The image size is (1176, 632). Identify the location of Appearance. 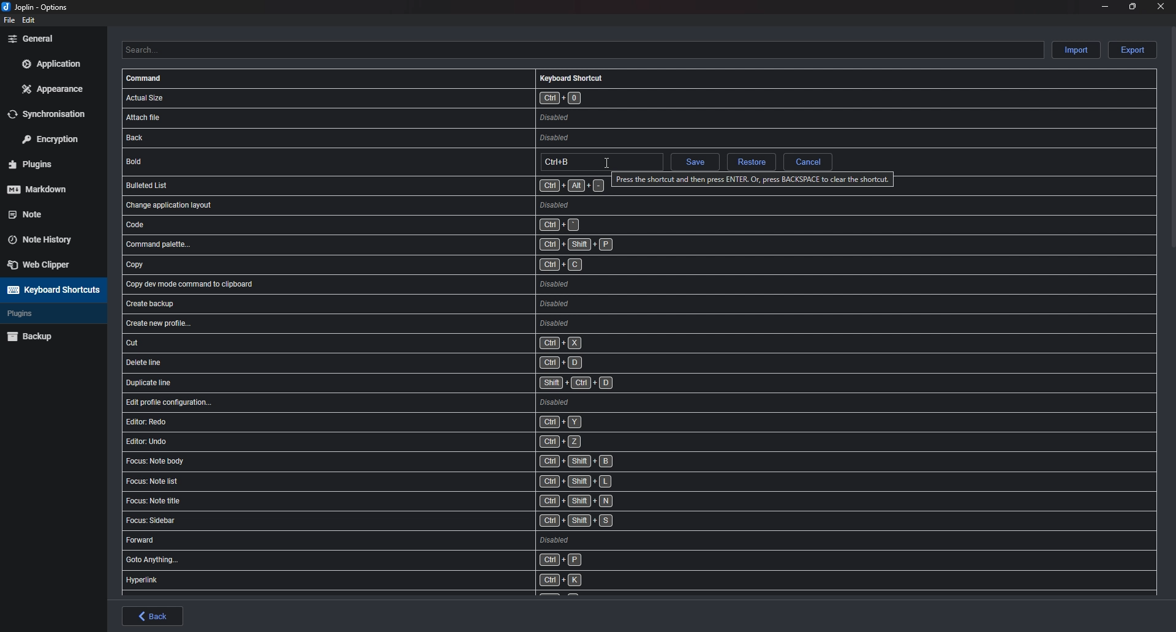
(54, 88).